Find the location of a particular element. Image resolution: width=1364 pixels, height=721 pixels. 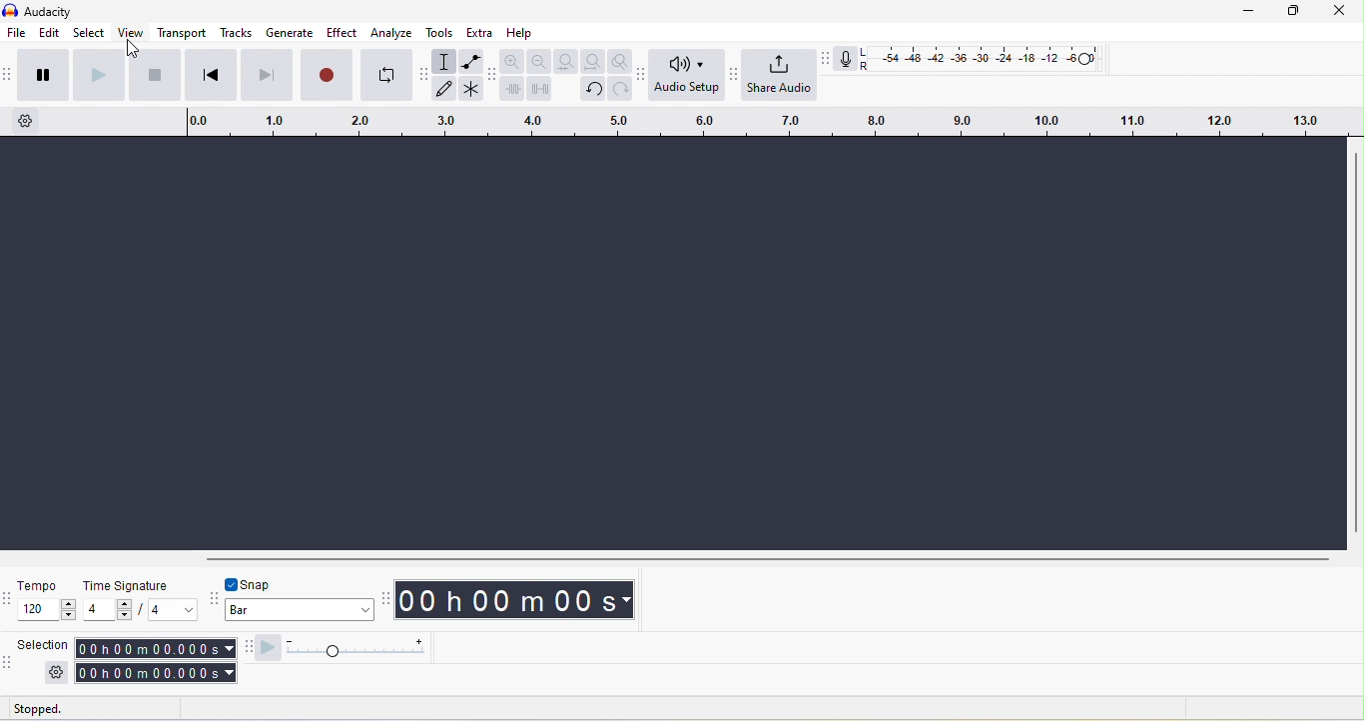

zoom tool is located at coordinates (619, 61).